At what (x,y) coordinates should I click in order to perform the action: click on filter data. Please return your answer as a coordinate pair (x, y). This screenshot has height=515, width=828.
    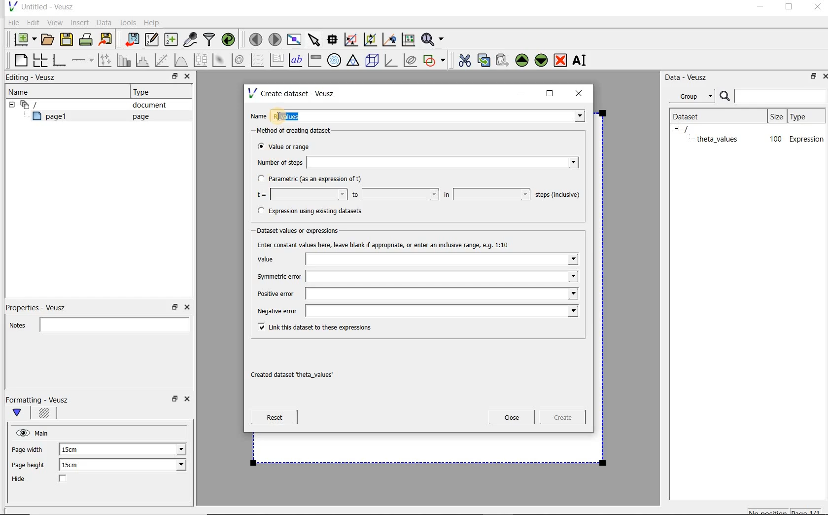
    Looking at the image, I should click on (209, 40).